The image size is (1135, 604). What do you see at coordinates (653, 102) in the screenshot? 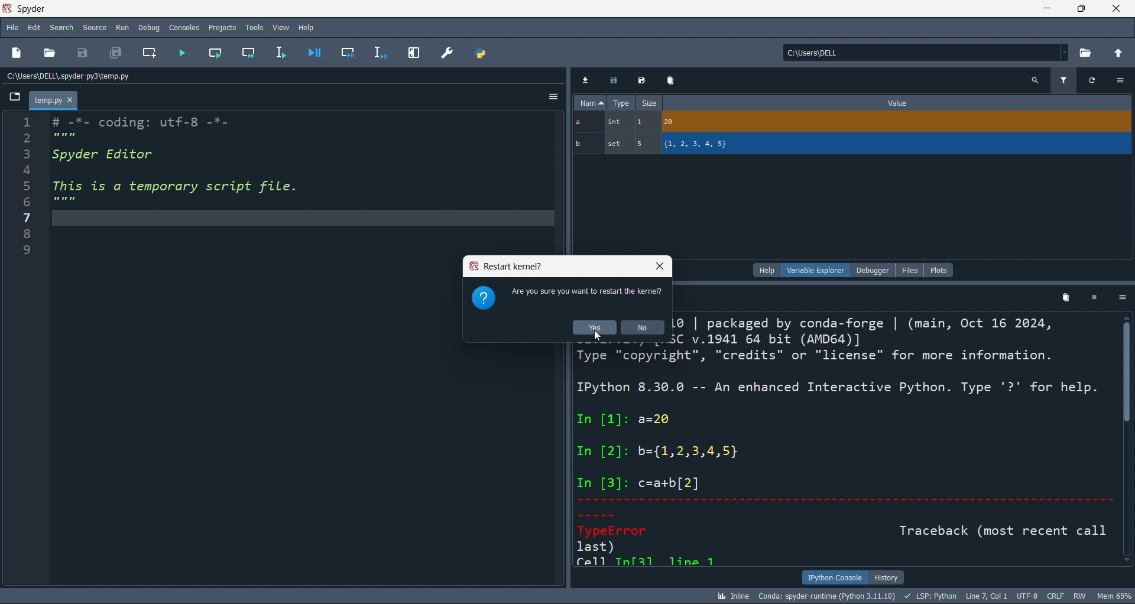
I see `size` at bounding box center [653, 102].